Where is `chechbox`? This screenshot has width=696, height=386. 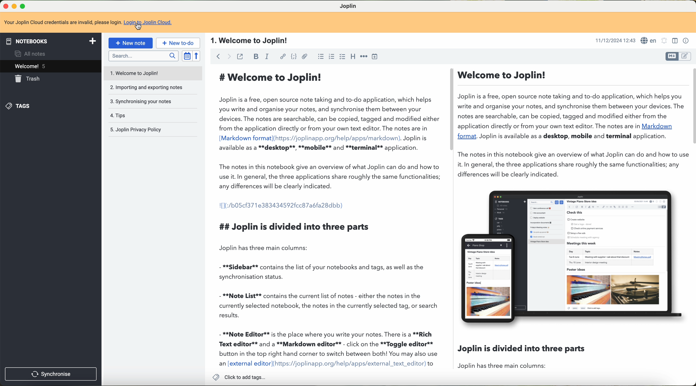 chechbox is located at coordinates (342, 57).